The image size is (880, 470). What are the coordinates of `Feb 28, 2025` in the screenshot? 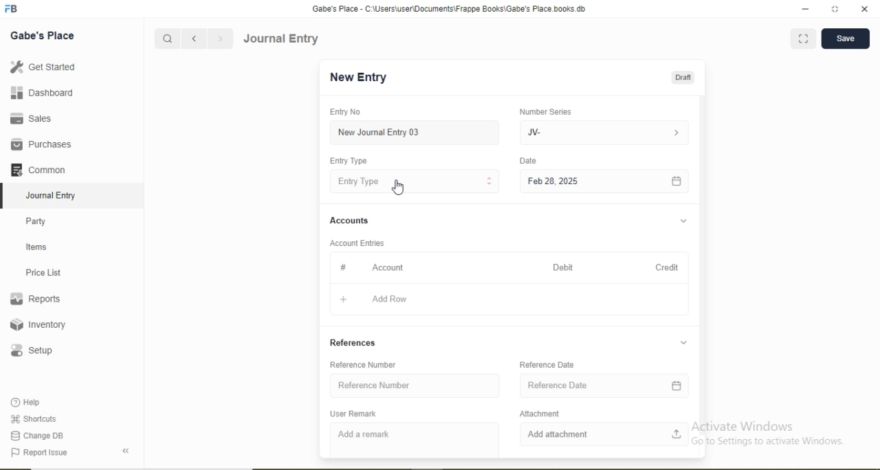 It's located at (553, 181).